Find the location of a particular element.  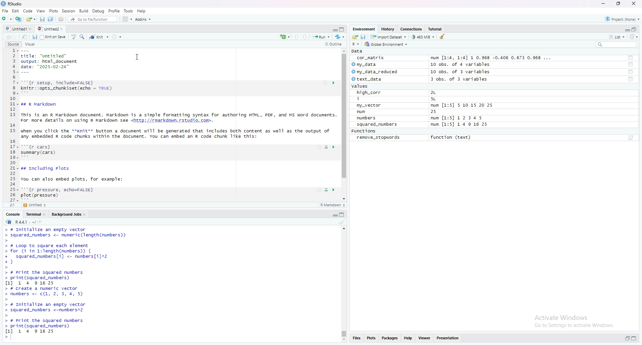

Environment is located at coordinates (363, 29).